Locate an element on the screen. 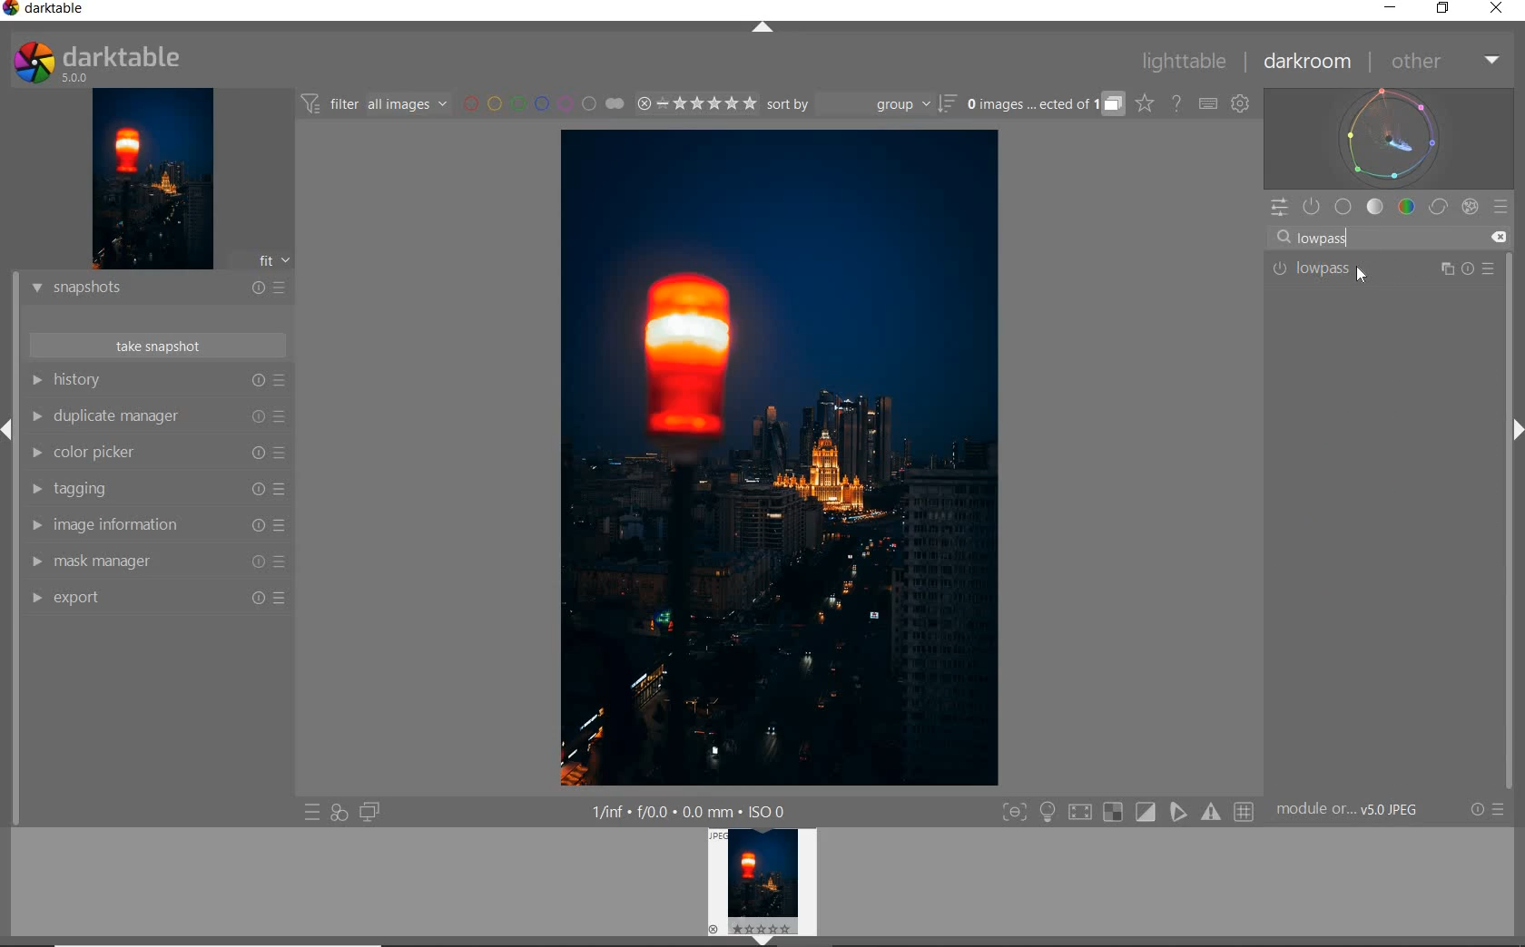 The image size is (1525, 947). Cursor is located at coordinates (1362, 271).